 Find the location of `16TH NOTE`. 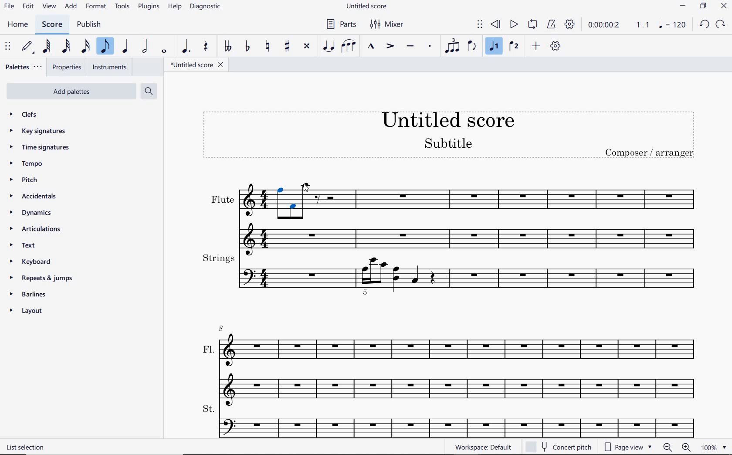

16TH NOTE is located at coordinates (85, 47).